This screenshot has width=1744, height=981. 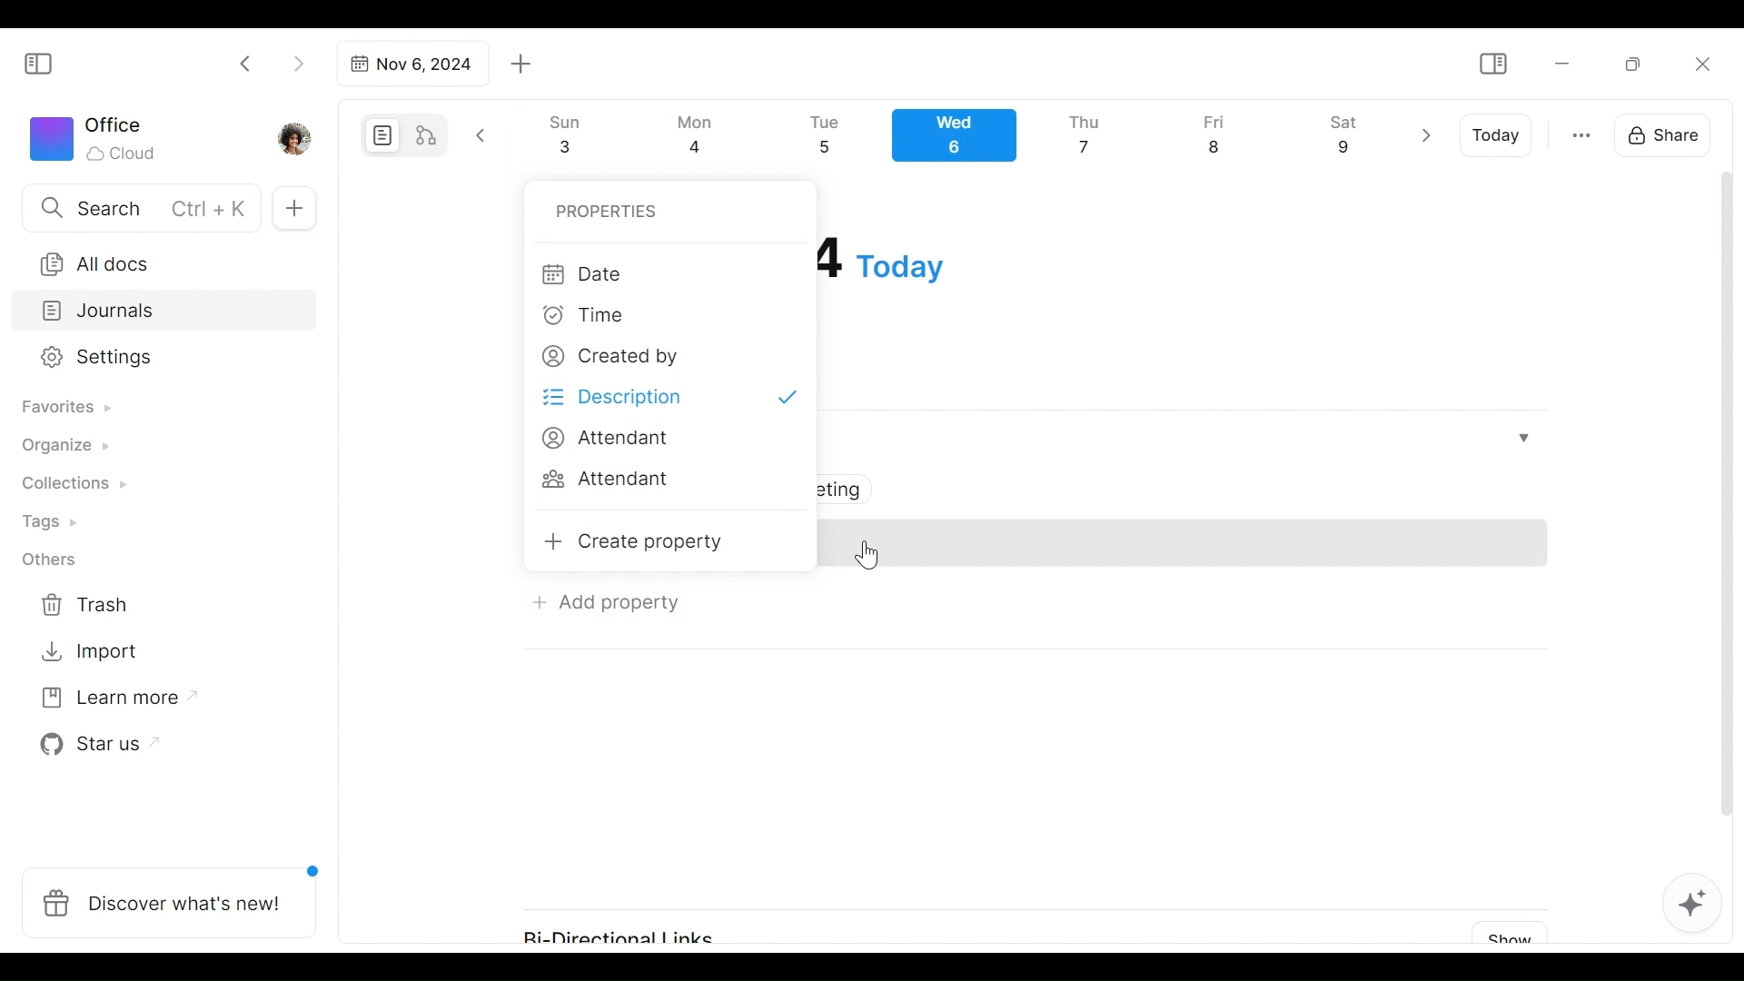 What do you see at coordinates (410, 64) in the screenshot?
I see `Tab` at bounding box center [410, 64].